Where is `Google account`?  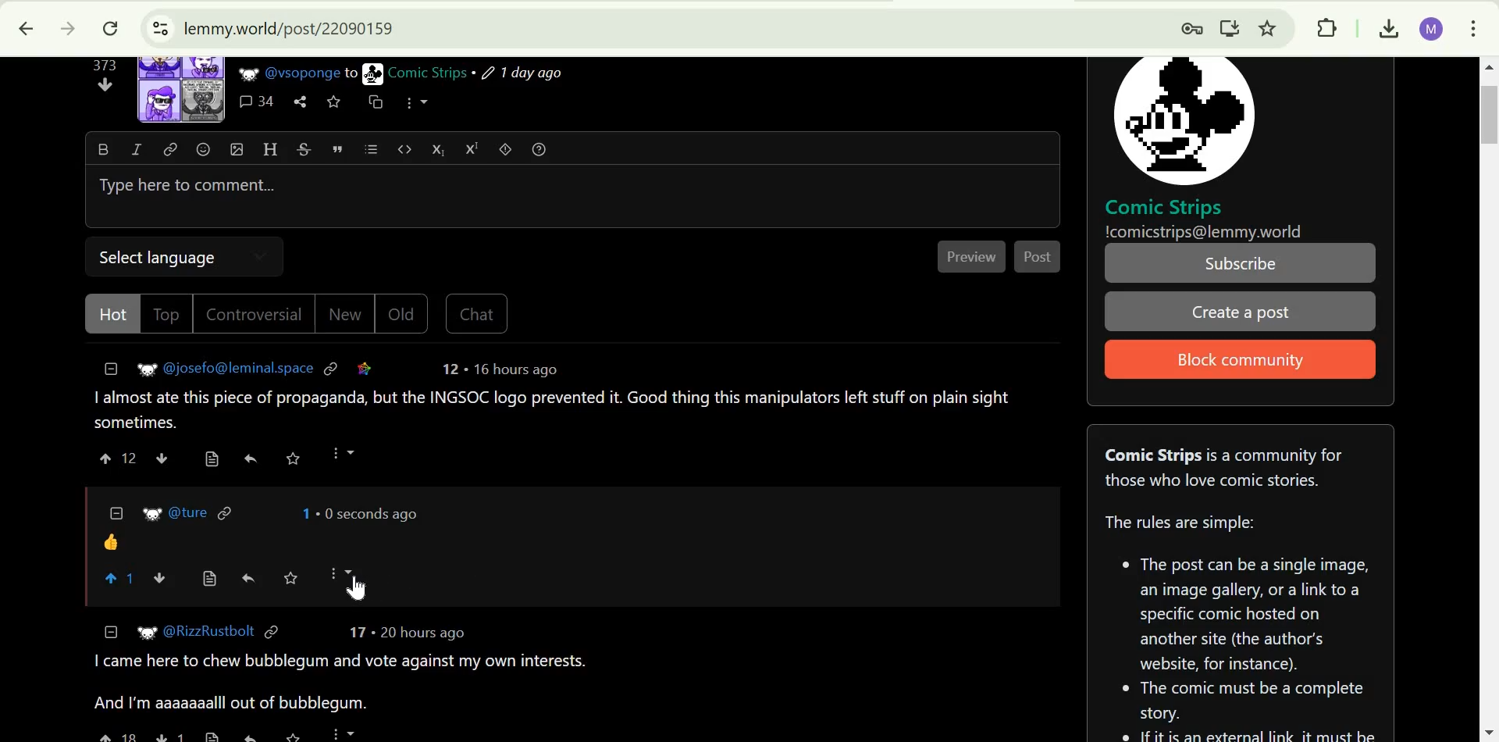
Google account is located at coordinates (1430, 27).